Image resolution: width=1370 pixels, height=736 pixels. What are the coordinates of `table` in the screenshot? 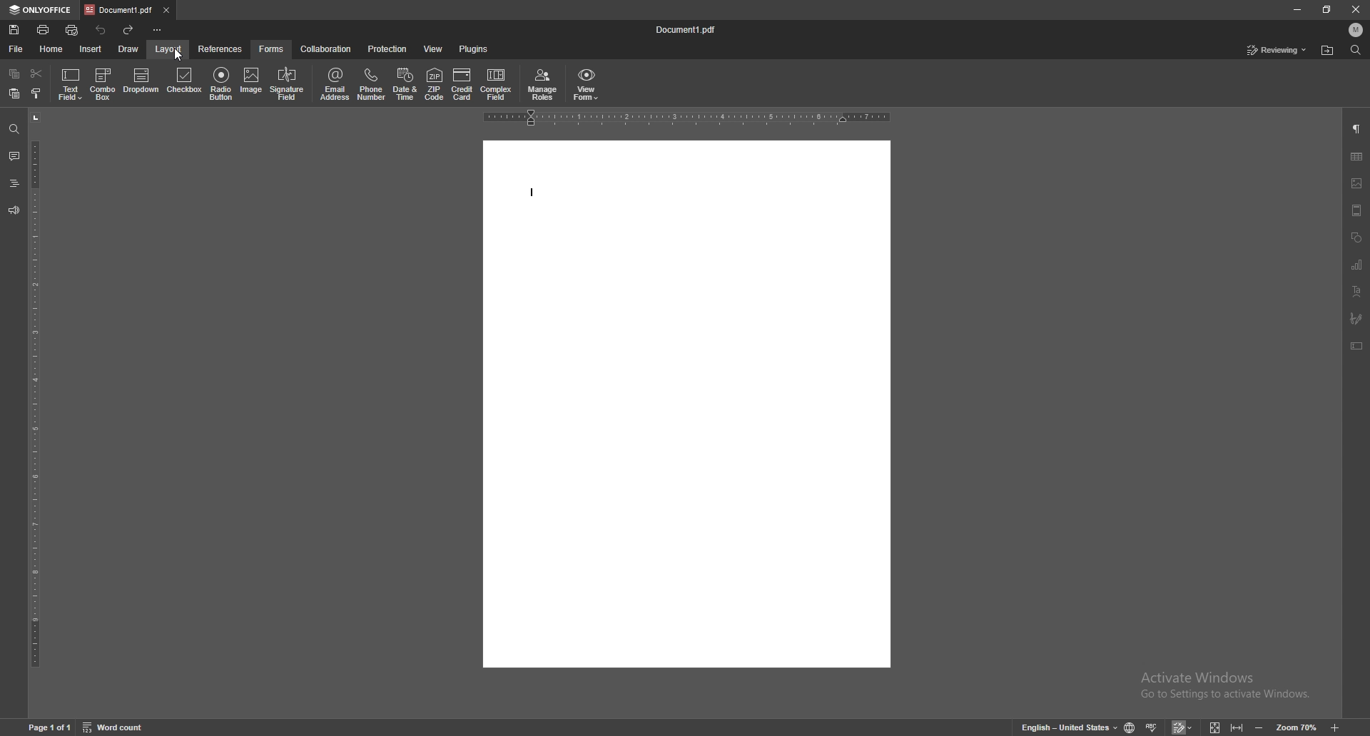 It's located at (1356, 156).